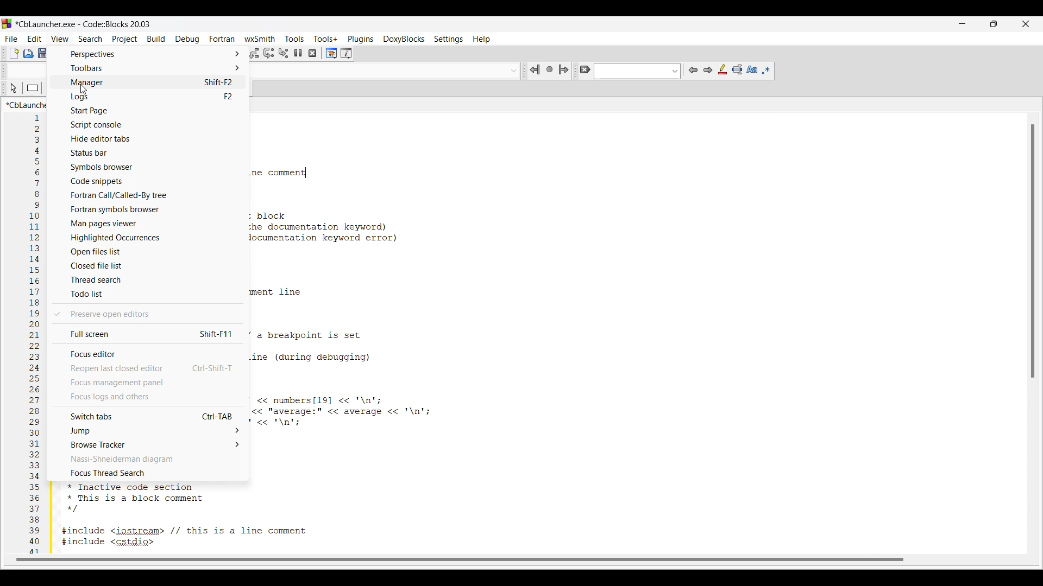 The width and height of the screenshot is (1043, 586). Describe the element at coordinates (30, 53) in the screenshot. I see `document` at that location.